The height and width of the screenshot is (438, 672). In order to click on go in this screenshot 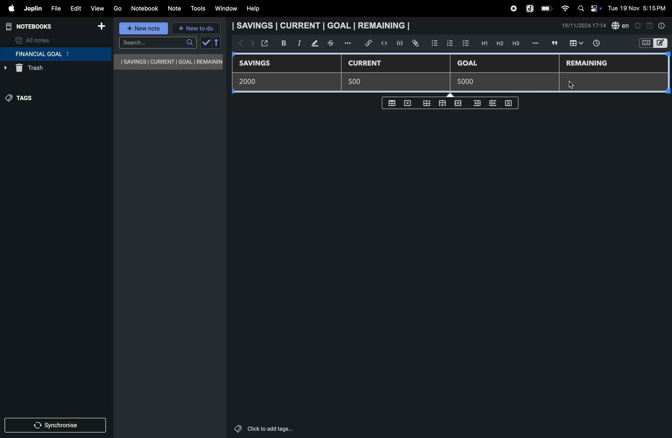, I will do `click(117, 8)`.